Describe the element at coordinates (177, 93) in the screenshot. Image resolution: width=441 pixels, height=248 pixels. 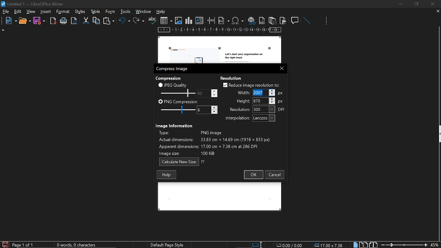
I see `jpeg quality scale` at that location.